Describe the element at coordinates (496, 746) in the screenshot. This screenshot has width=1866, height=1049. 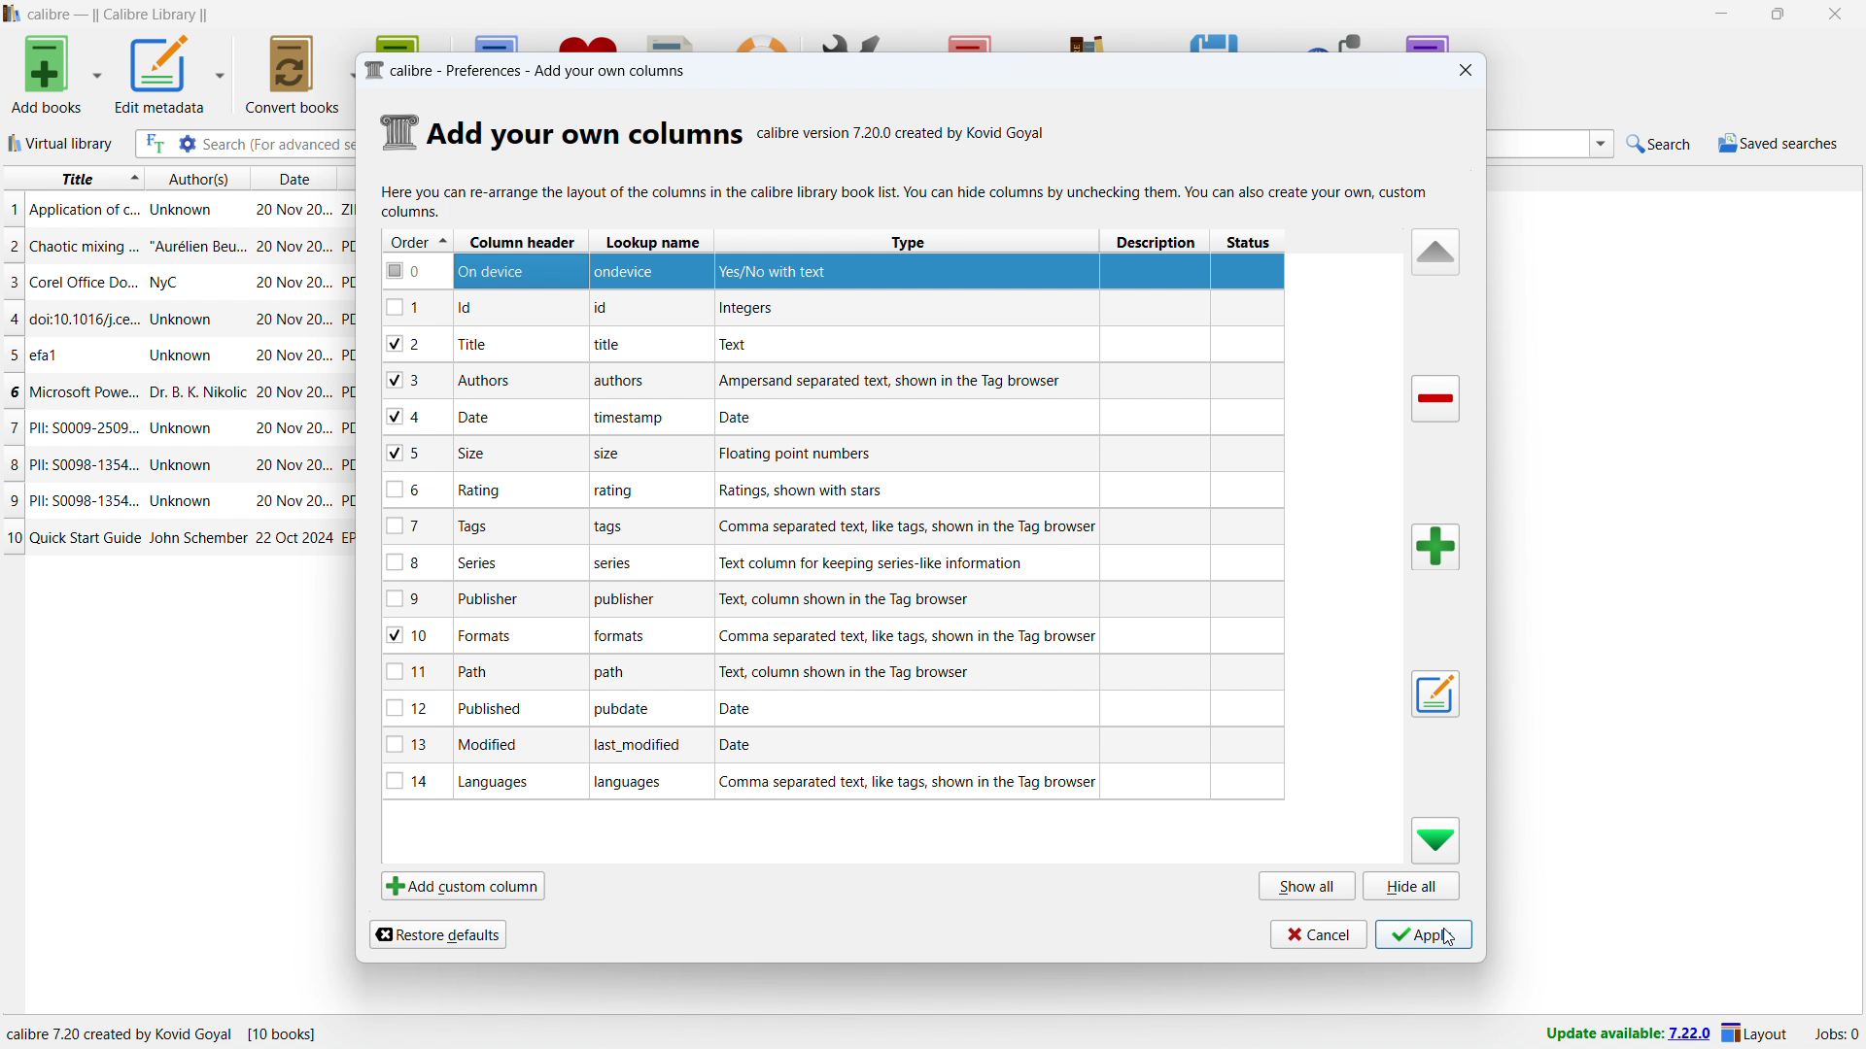
I see `modified` at that location.